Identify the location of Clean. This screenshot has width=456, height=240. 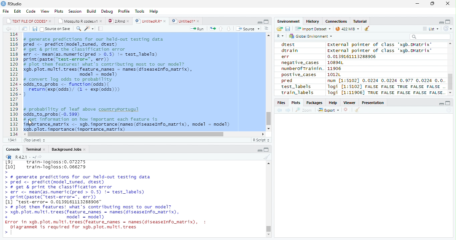
(365, 29).